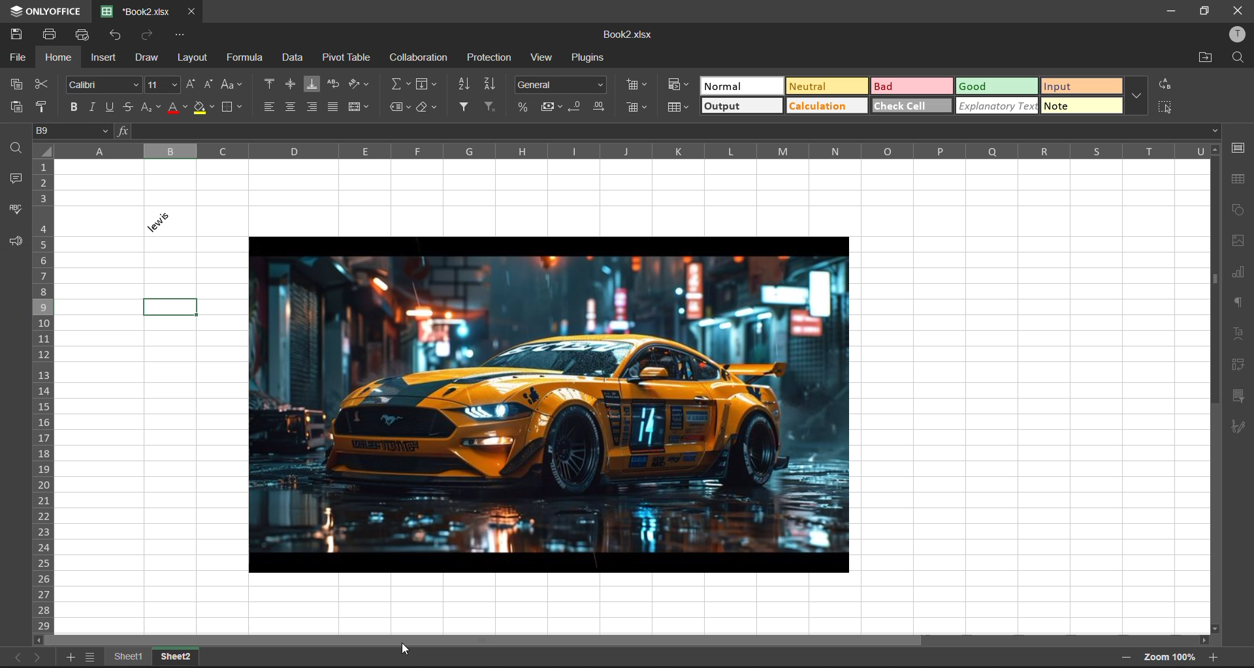 This screenshot has height=668, width=1254. Describe the element at coordinates (425, 84) in the screenshot. I see `fields` at that location.